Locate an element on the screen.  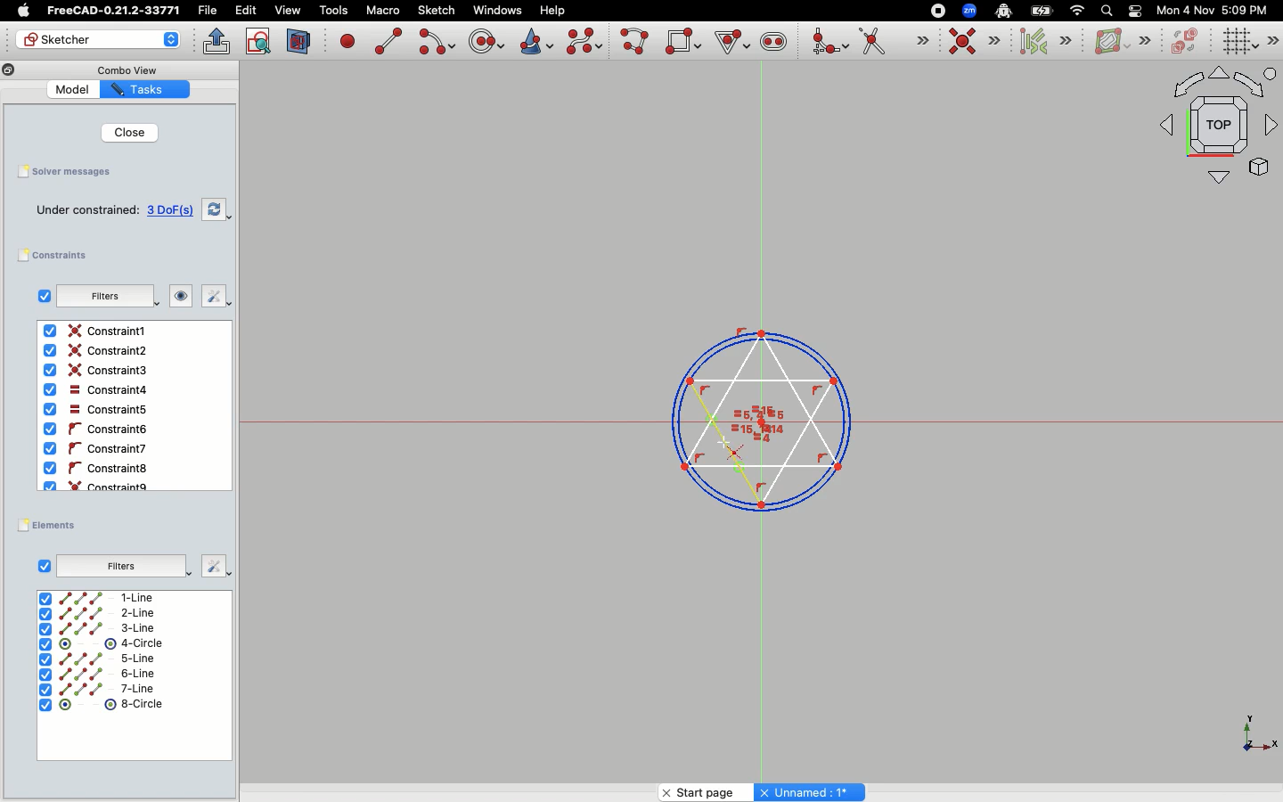
Create rectangle is located at coordinates (683, 41).